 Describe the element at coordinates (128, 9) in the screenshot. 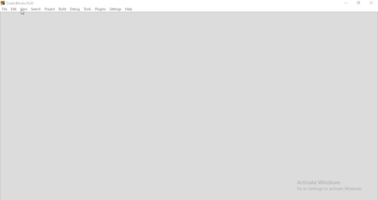

I see `Help` at that location.